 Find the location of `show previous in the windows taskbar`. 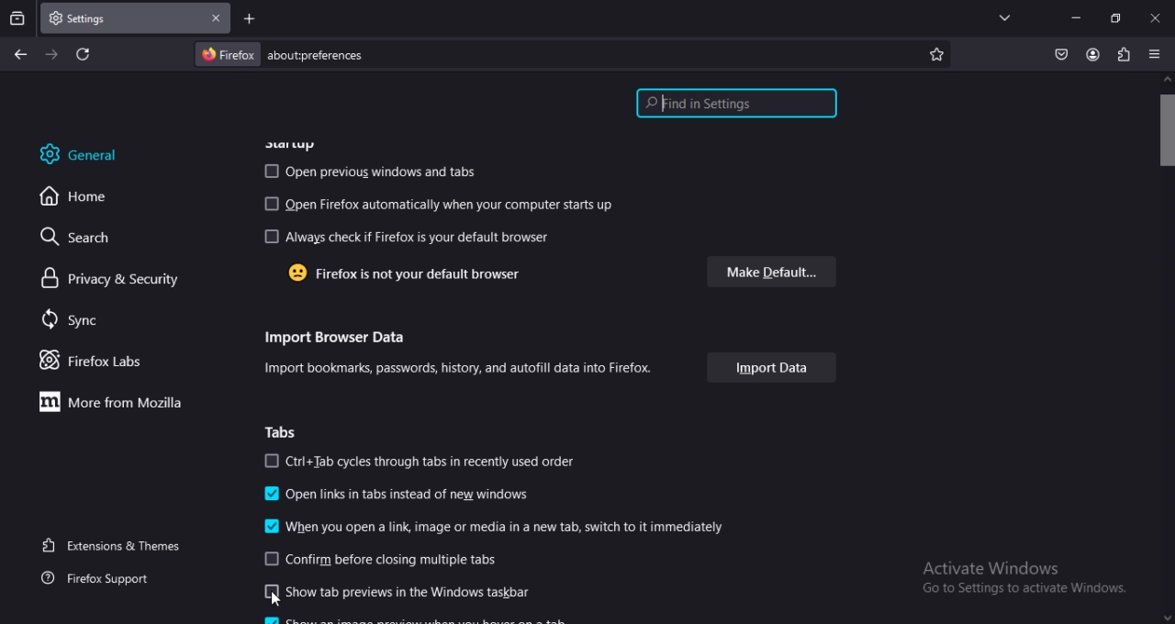

show previous in the windows taskbar is located at coordinates (398, 590).